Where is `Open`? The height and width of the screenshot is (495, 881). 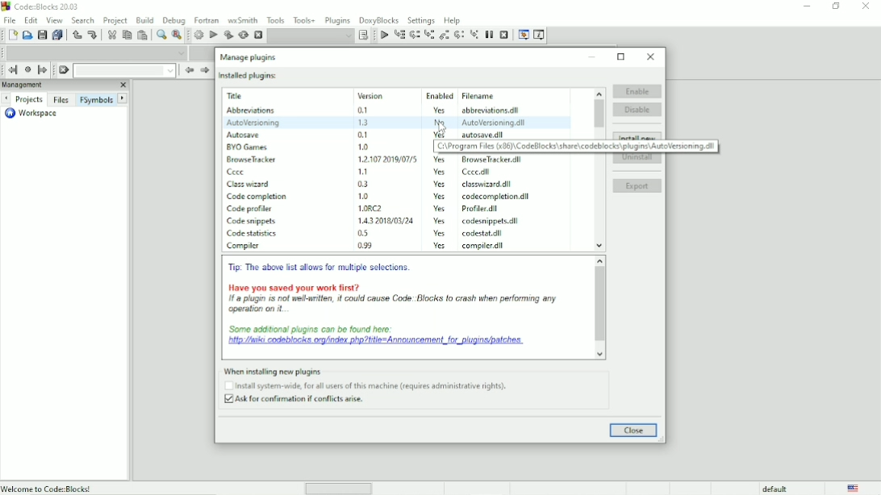 Open is located at coordinates (27, 35).